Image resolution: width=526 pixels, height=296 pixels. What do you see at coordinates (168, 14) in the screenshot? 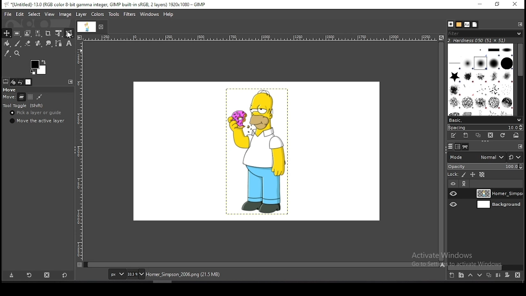
I see `help` at bounding box center [168, 14].